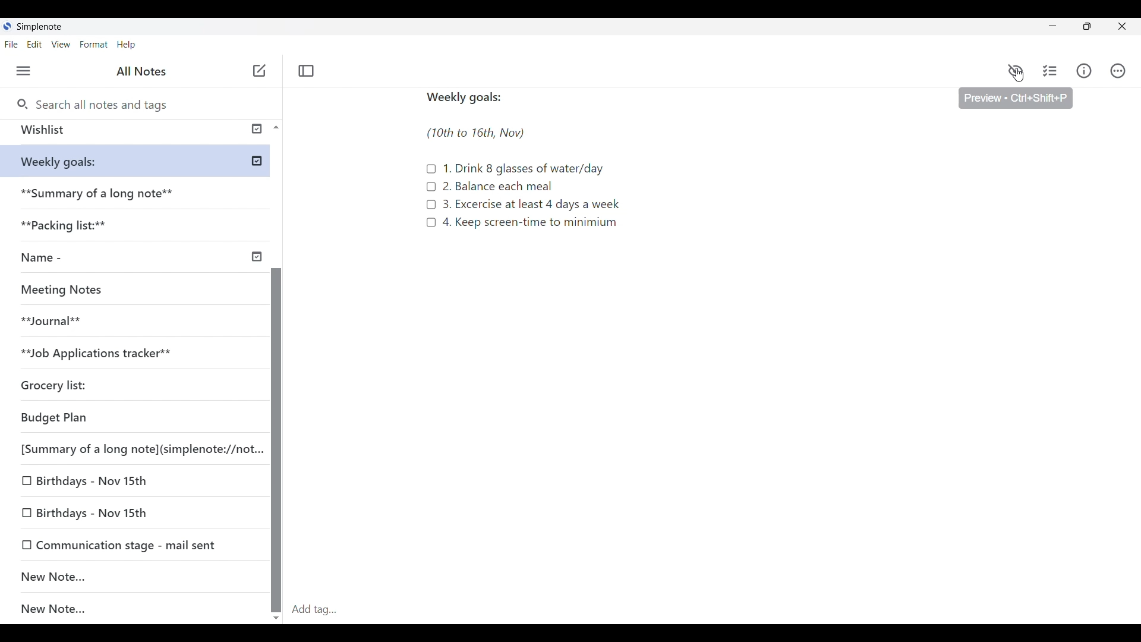  What do you see at coordinates (1086, 71) in the screenshot?
I see `Info` at bounding box center [1086, 71].